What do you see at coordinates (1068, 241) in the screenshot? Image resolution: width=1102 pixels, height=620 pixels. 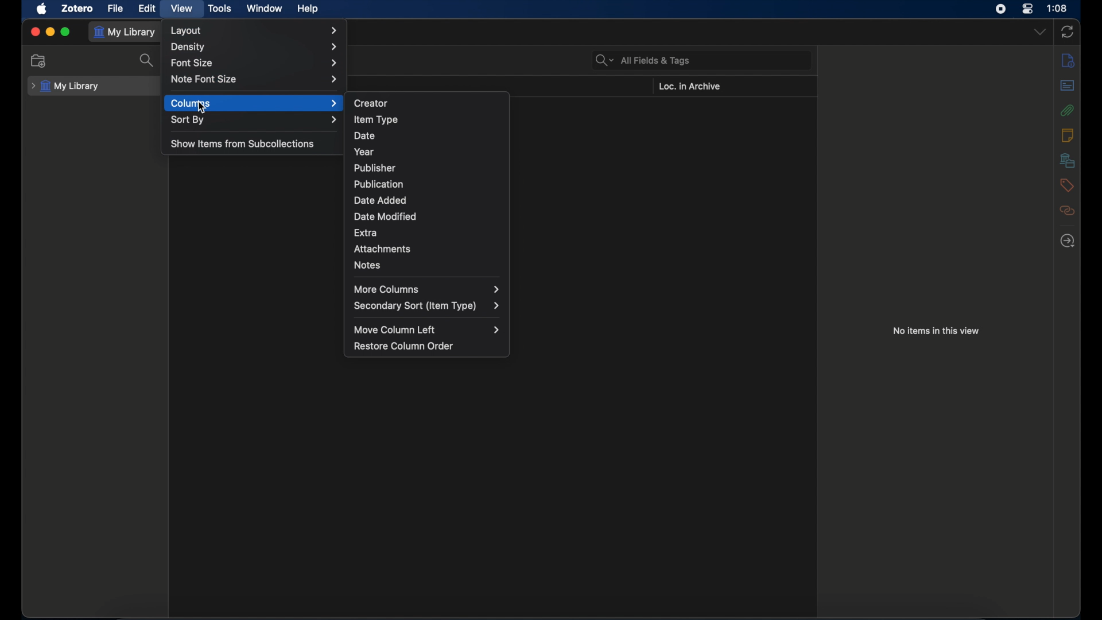 I see `locate` at bounding box center [1068, 241].